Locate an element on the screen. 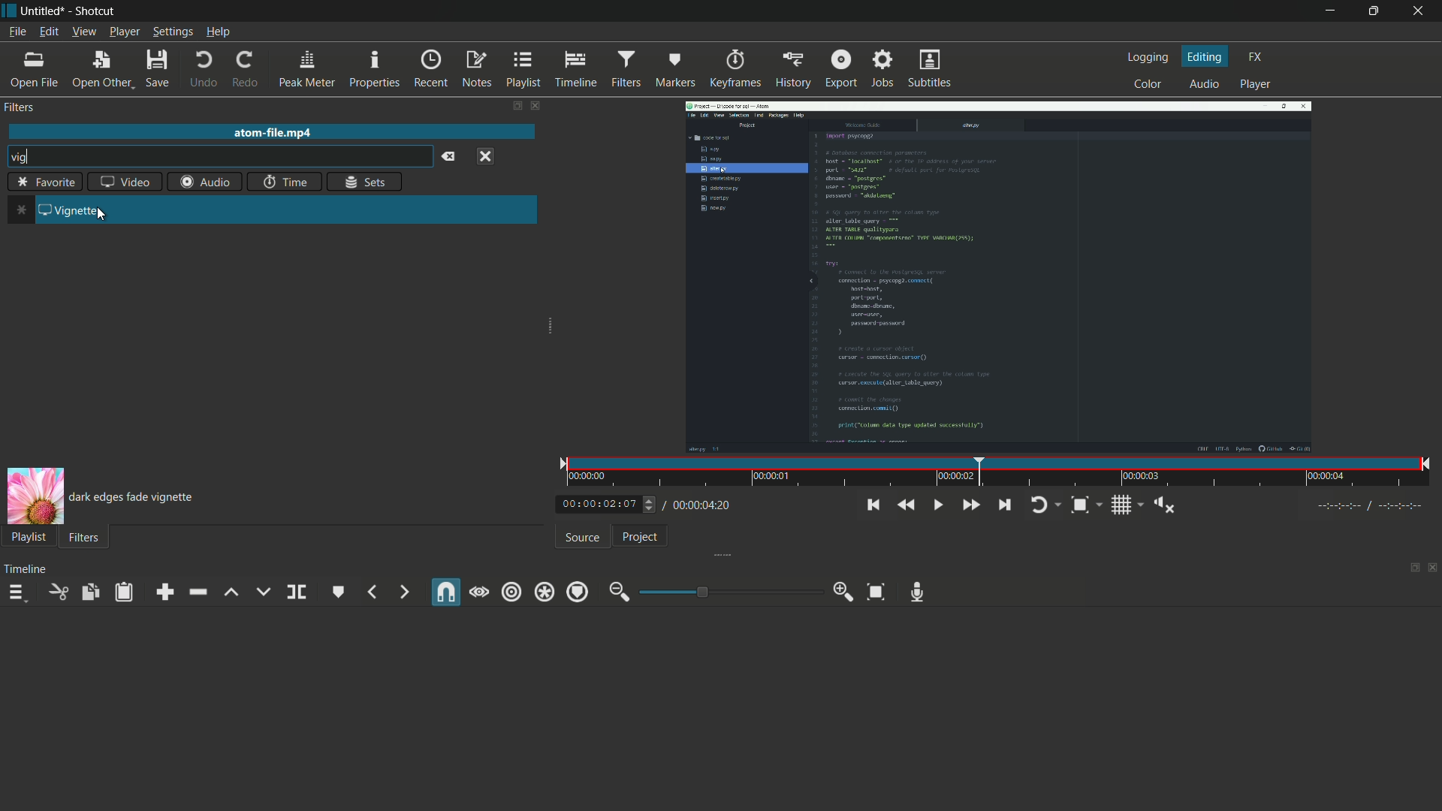 This screenshot has height=811, width=1442. app name is located at coordinates (98, 11).